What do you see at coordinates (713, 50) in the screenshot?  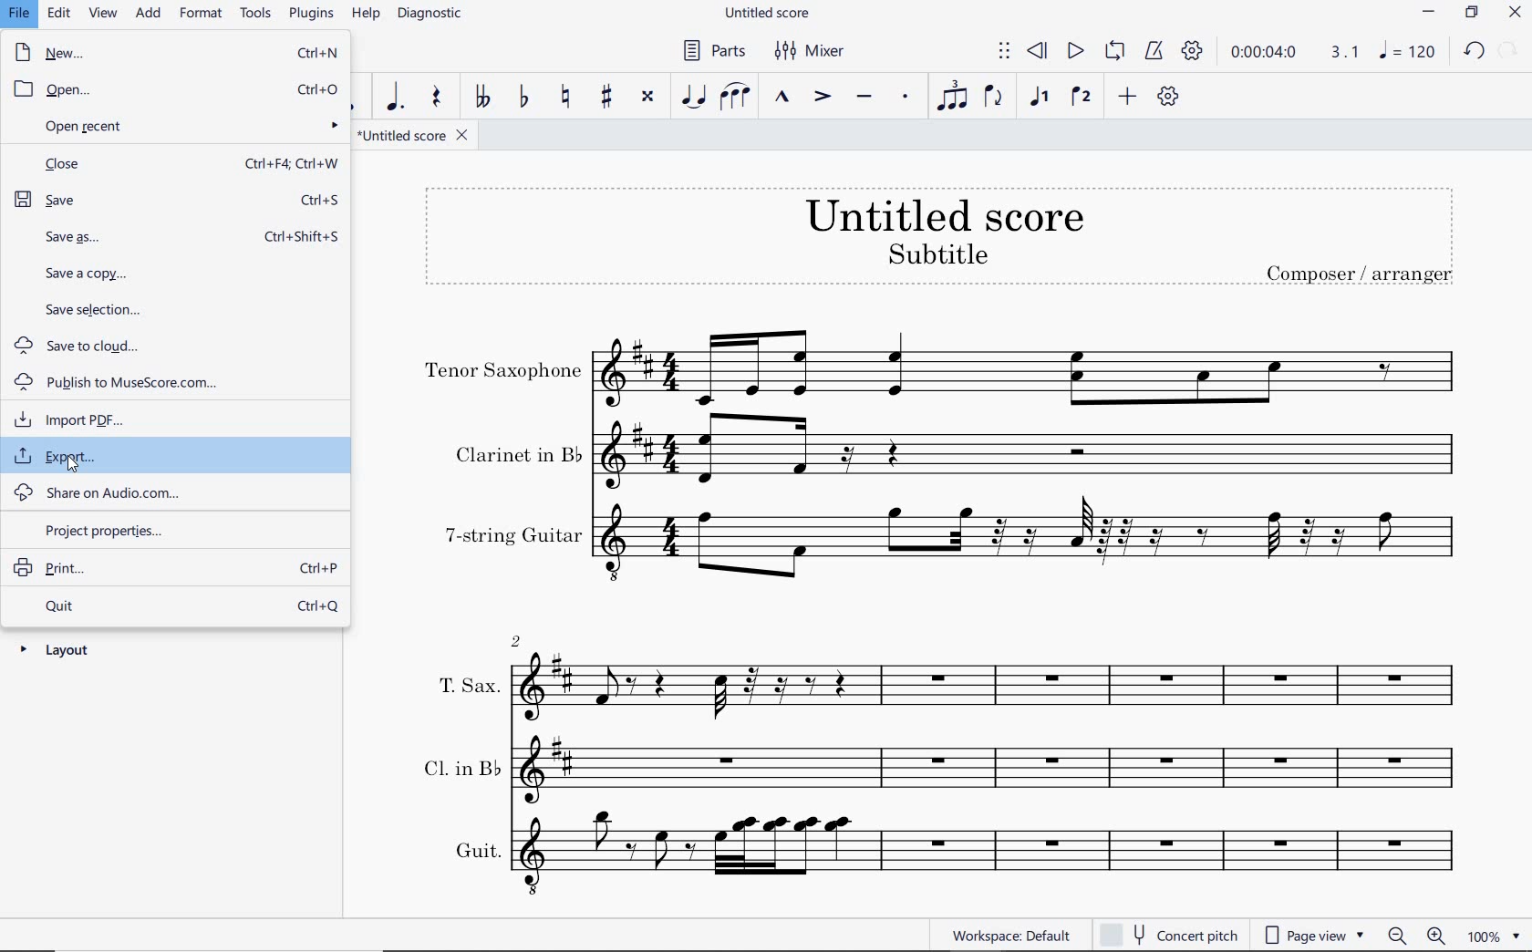 I see `PARTS` at bounding box center [713, 50].